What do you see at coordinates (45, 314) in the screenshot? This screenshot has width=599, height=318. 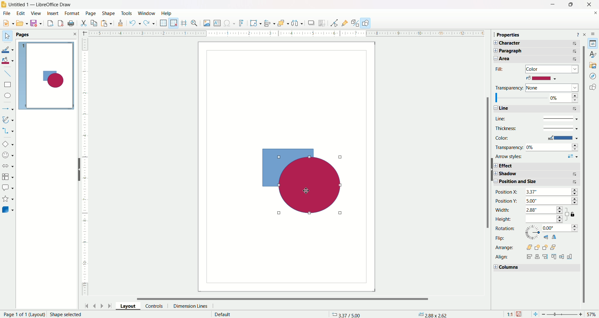 I see `page` at bounding box center [45, 314].